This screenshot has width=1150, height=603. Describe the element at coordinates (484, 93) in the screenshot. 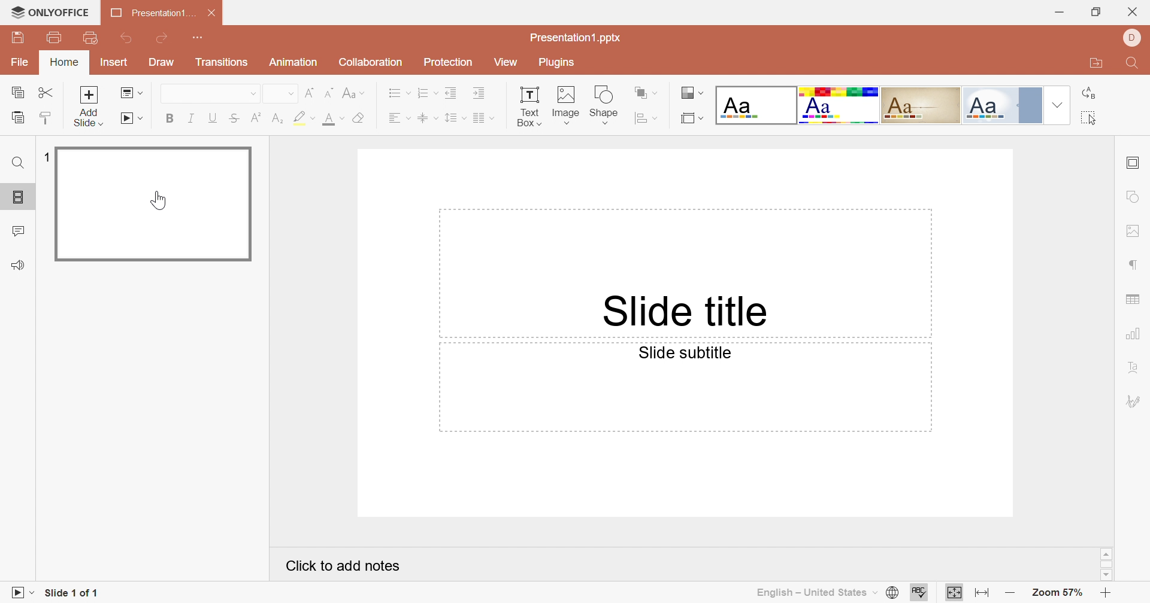

I see `Increase indent` at that location.